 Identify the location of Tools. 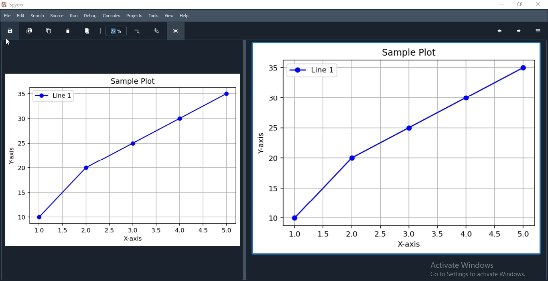
(153, 15).